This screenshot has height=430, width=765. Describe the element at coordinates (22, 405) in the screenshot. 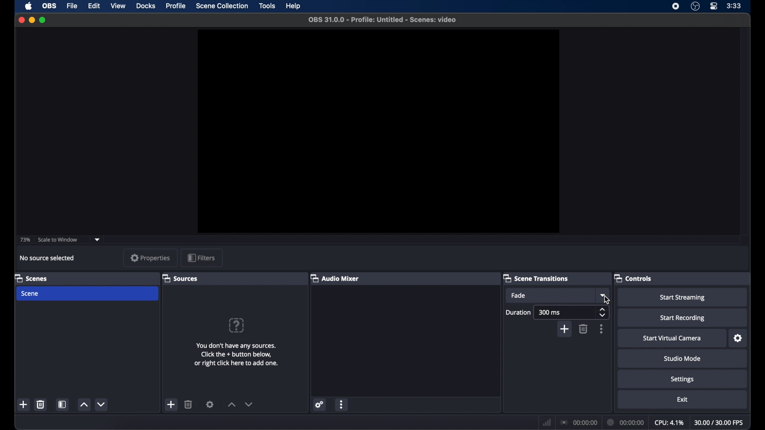

I see `add` at that location.